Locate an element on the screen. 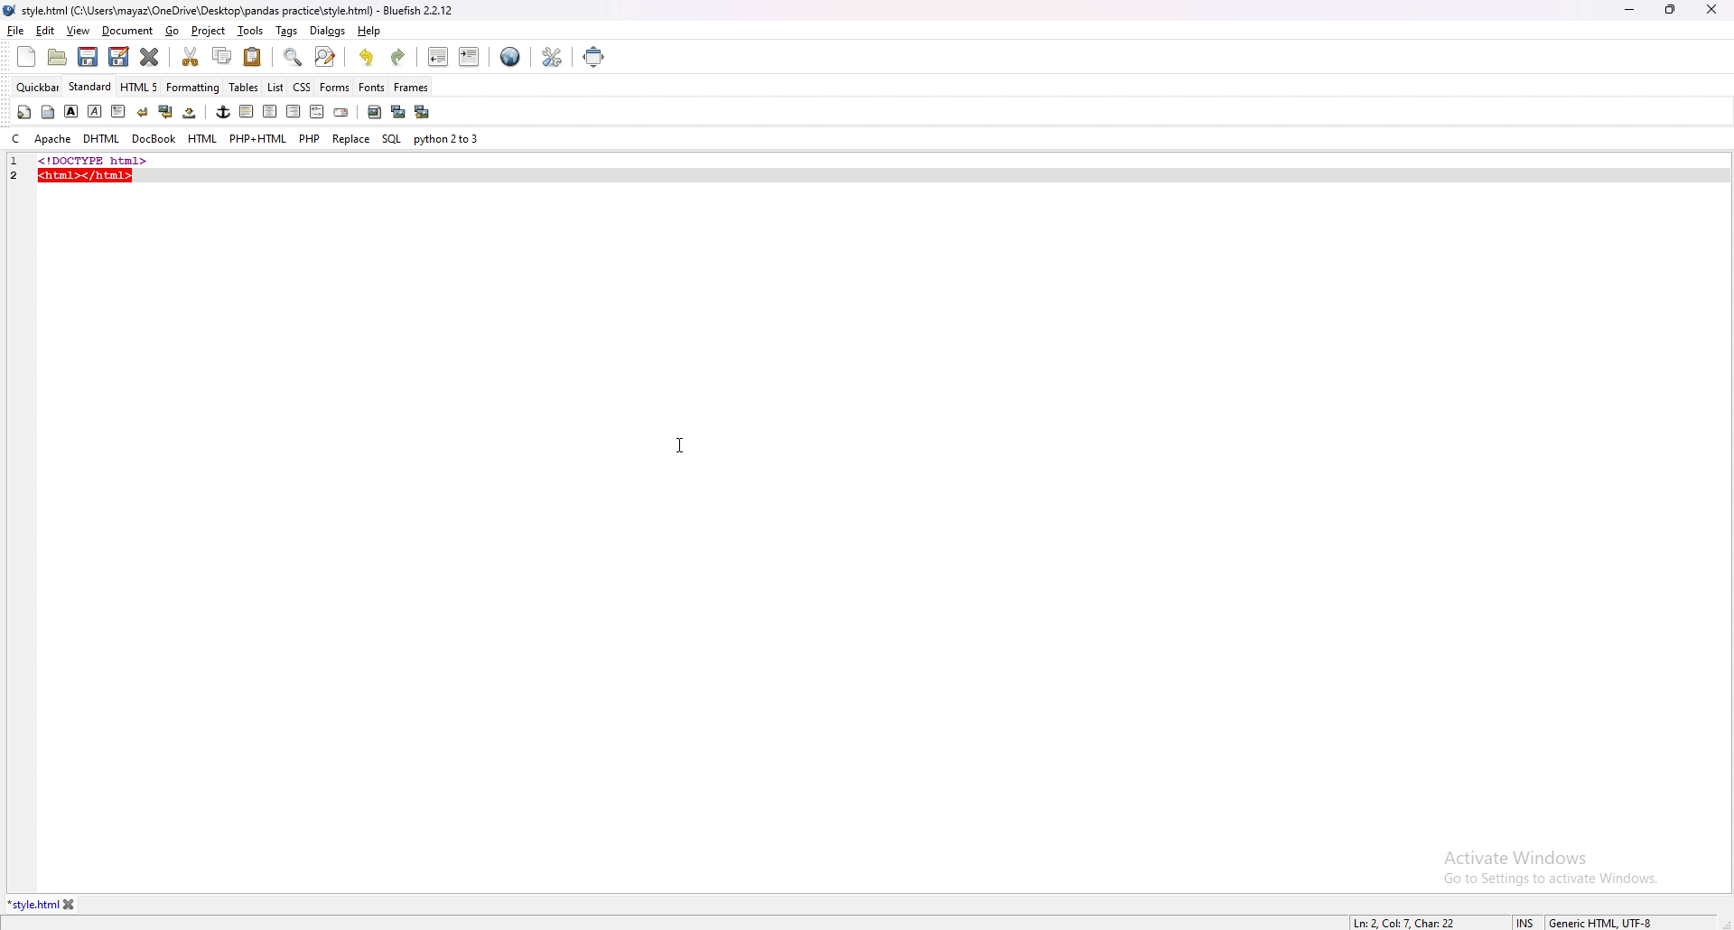 The image size is (1734, 930). break and clear is located at coordinates (164, 112).